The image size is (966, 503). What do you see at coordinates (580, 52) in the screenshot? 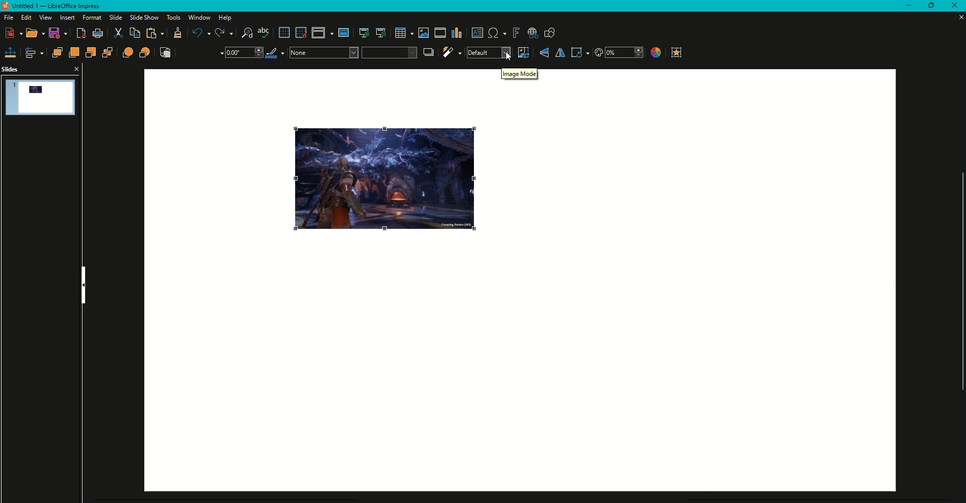
I see `Transformations` at bounding box center [580, 52].